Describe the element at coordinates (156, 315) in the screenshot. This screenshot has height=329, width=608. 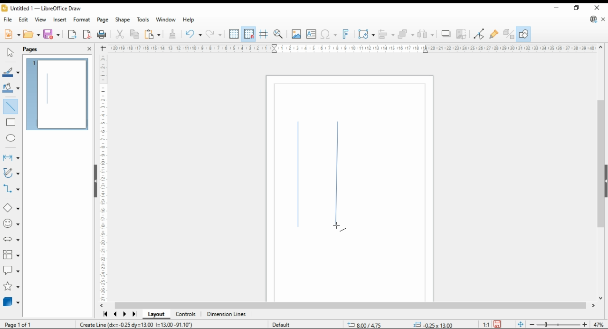
I see `layout` at that location.